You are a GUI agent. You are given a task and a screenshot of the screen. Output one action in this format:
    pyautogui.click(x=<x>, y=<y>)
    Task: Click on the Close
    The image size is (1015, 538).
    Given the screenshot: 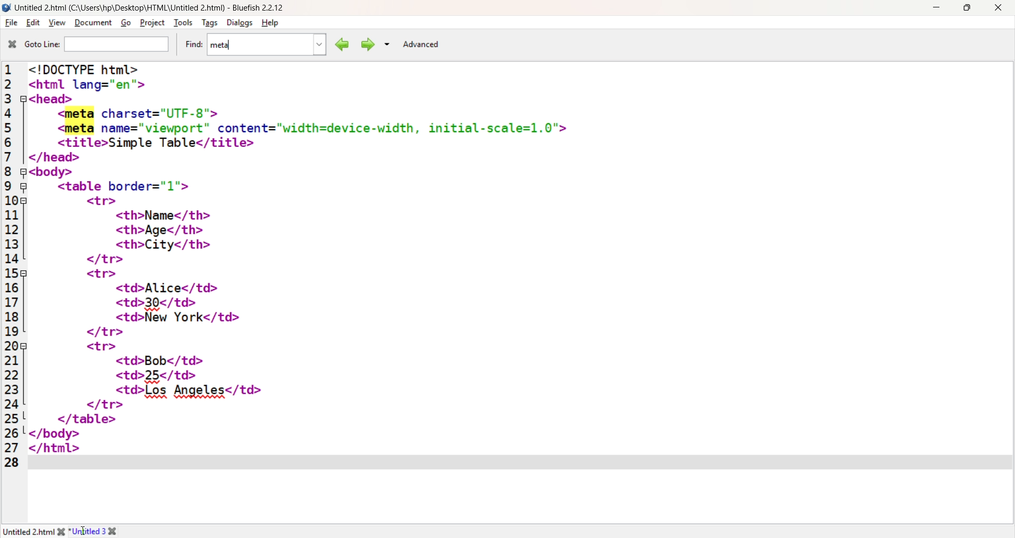 What is the action you would take?
    pyautogui.click(x=998, y=8)
    